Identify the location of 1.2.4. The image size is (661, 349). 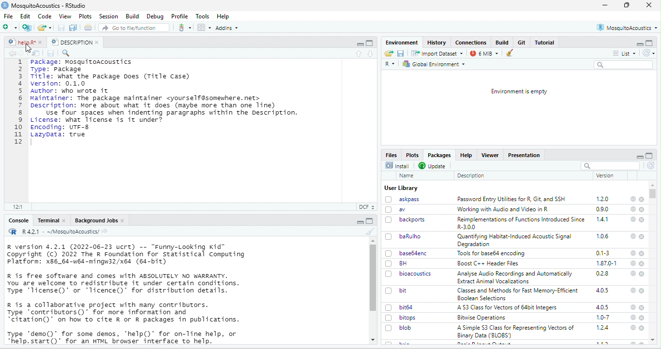
(603, 328).